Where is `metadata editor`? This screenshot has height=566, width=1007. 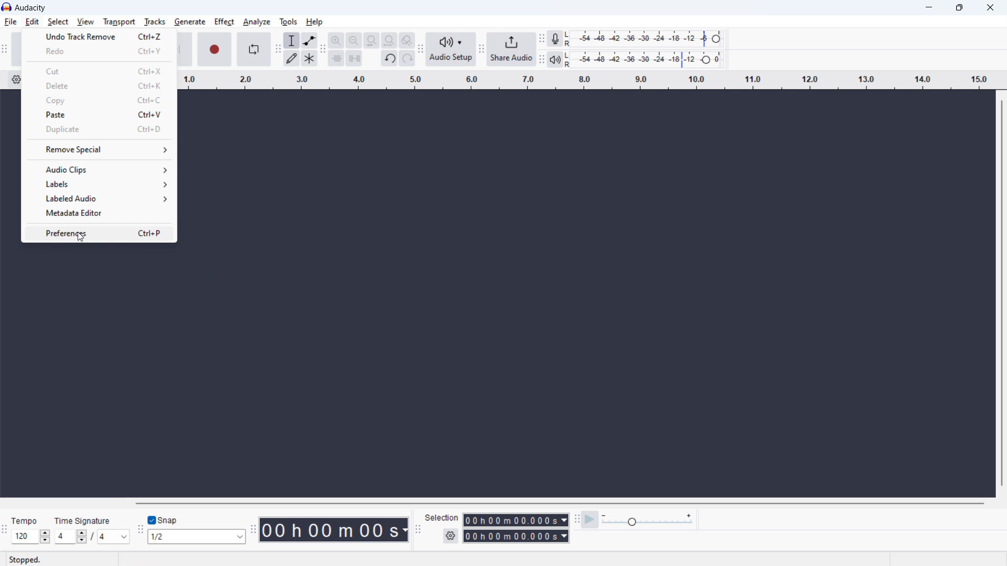
metadata editor is located at coordinates (99, 213).